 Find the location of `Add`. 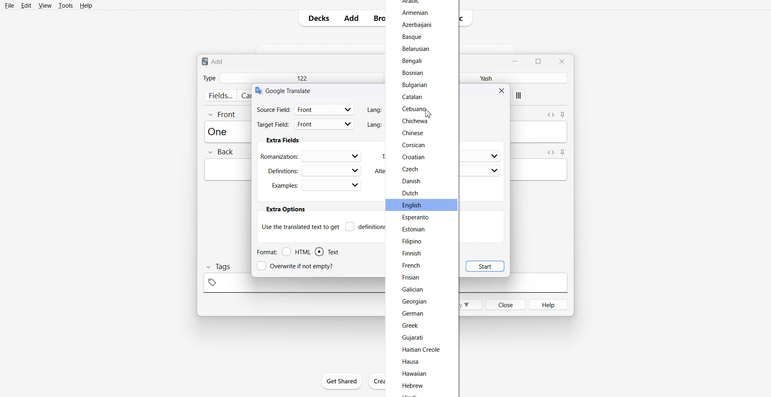

Add is located at coordinates (351, 18).